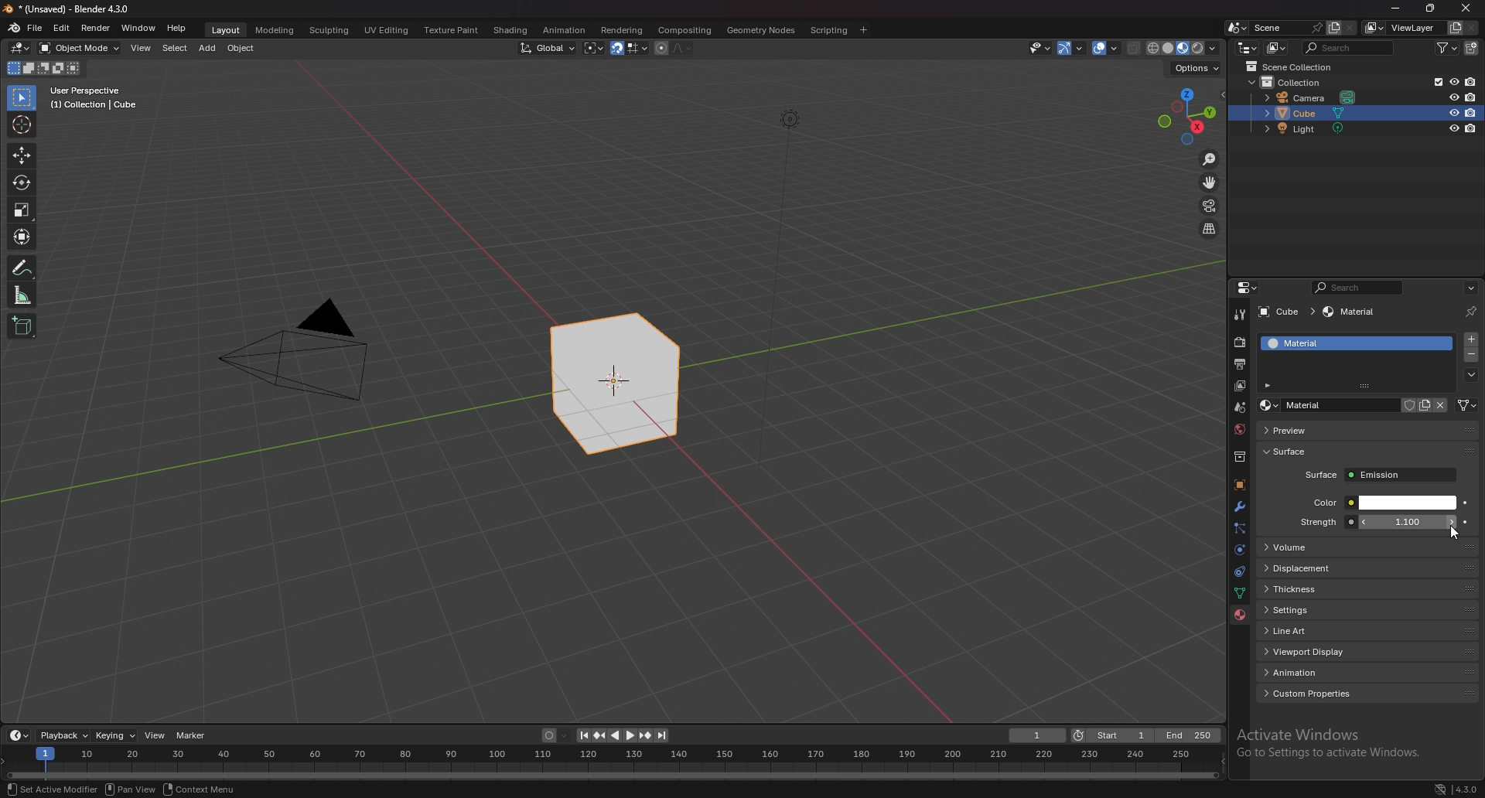  I want to click on add collection, so click(1473, 48).